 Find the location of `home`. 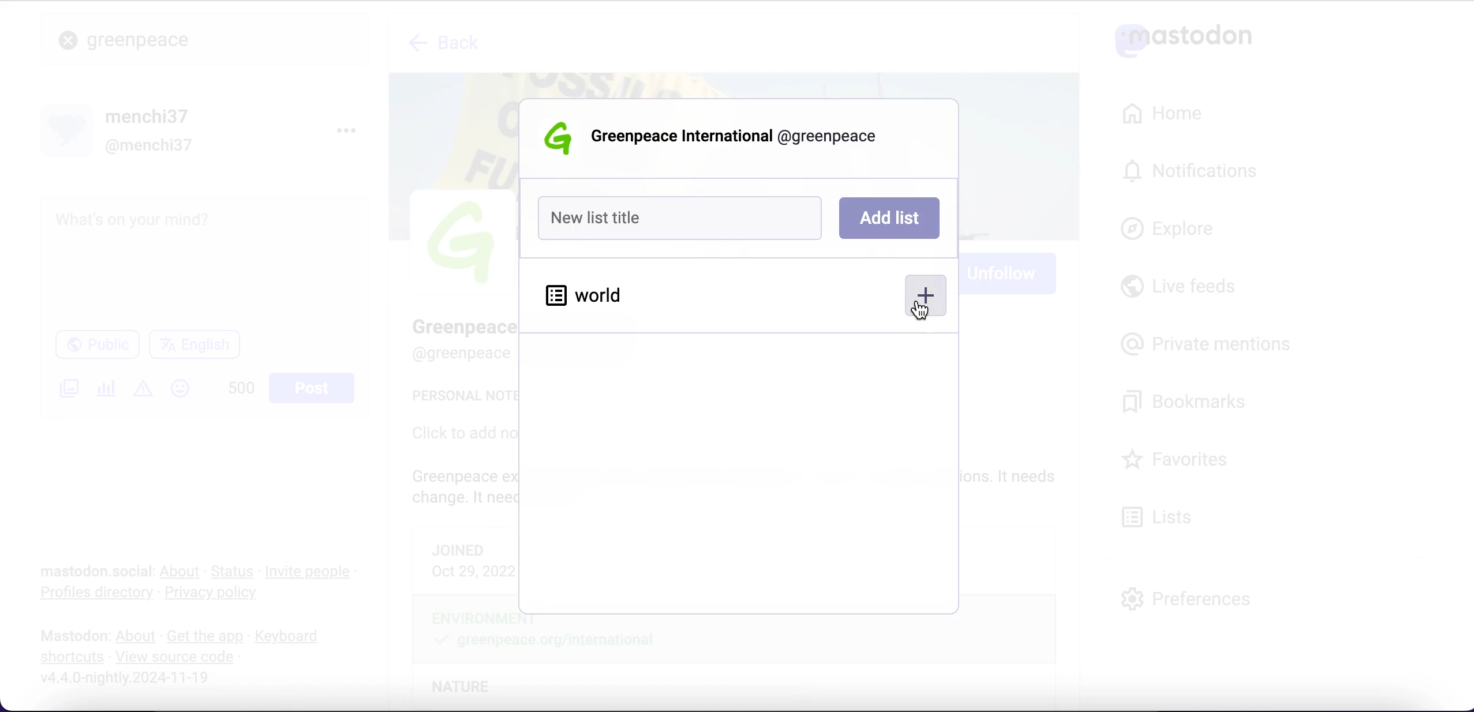

home is located at coordinates (1160, 114).